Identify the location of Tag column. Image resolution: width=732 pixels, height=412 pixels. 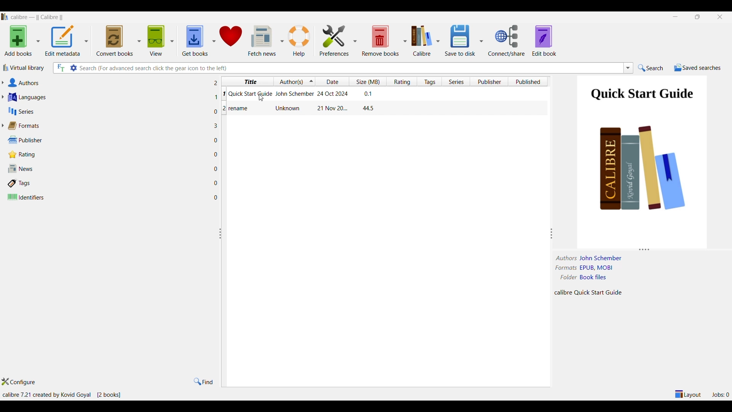
(429, 82).